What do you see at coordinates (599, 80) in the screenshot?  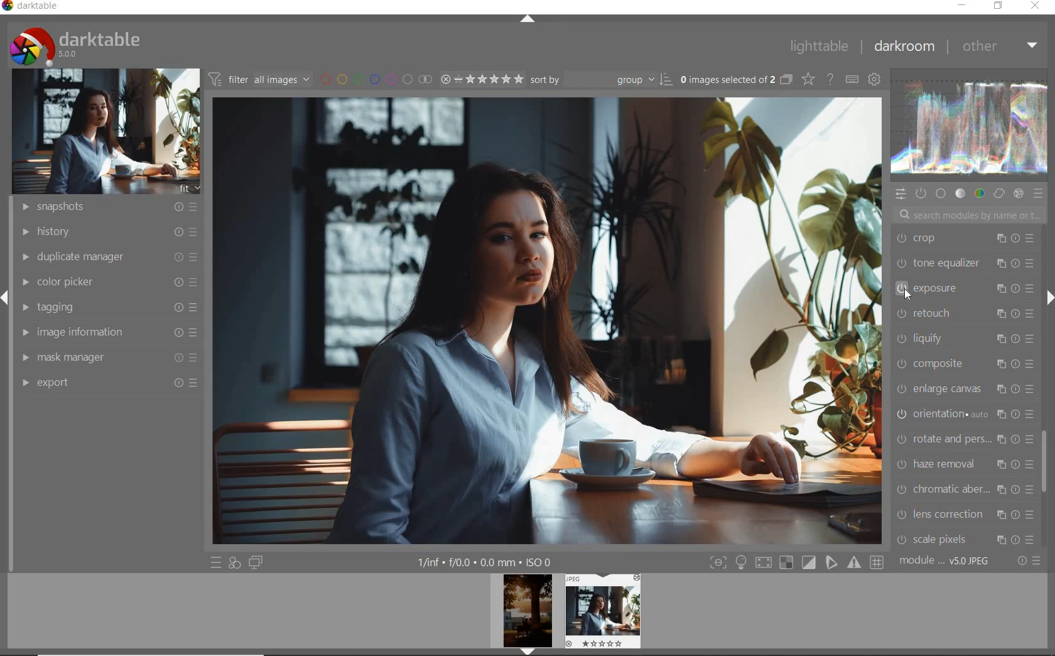 I see `SORT` at bounding box center [599, 80].